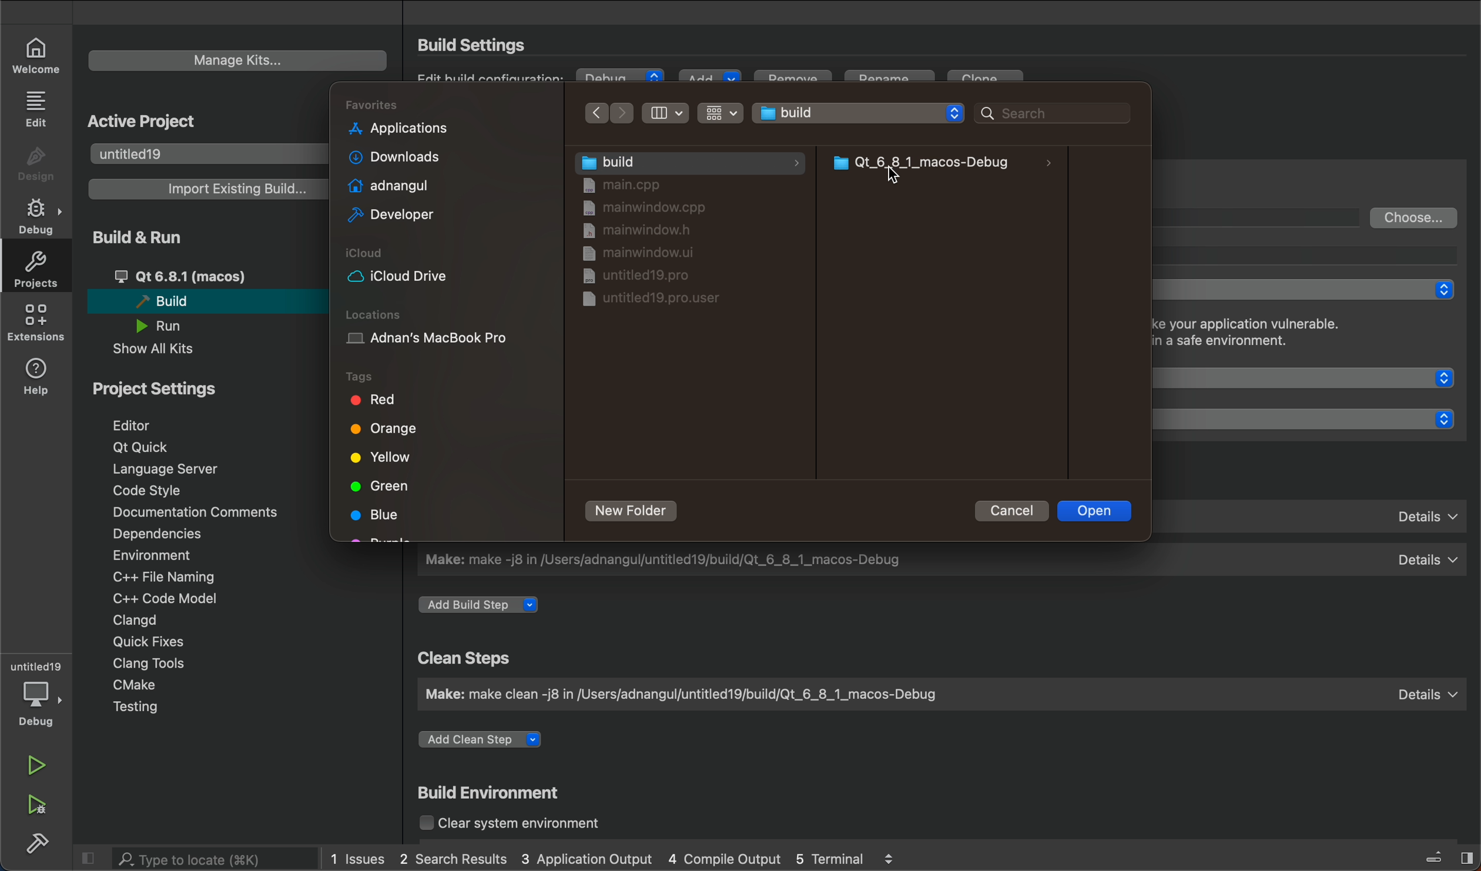 The image size is (1481, 871). I want to click on file, so click(649, 209).